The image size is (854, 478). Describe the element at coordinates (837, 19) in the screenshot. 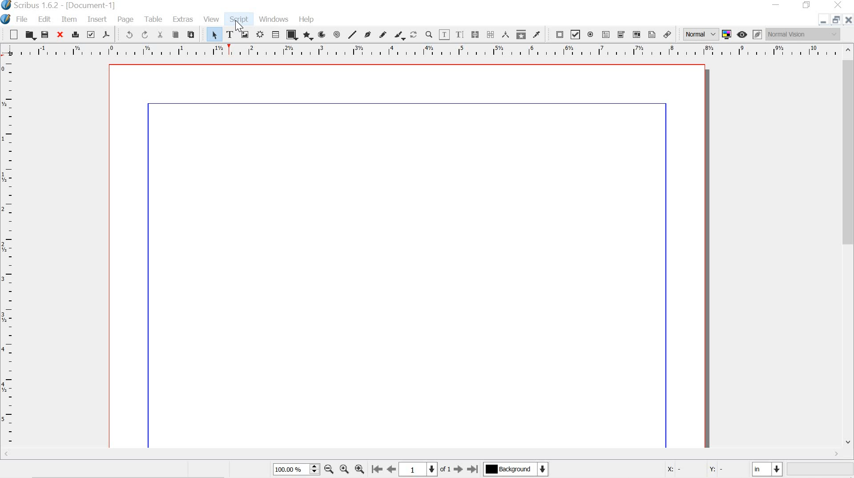

I see `restore down` at that location.